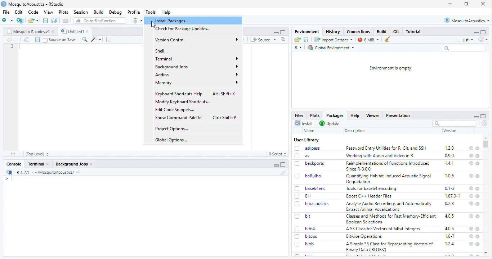 Image resolution: width=492 pixels, height=259 pixels. What do you see at coordinates (46, 21) in the screenshot?
I see `save` at bounding box center [46, 21].